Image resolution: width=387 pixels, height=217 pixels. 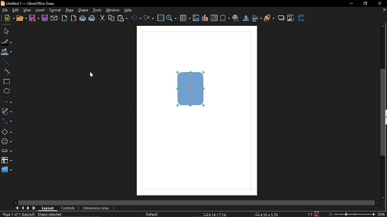 What do you see at coordinates (64, 18) in the screenshot?
I see `export` at bounding box center [64, 18].